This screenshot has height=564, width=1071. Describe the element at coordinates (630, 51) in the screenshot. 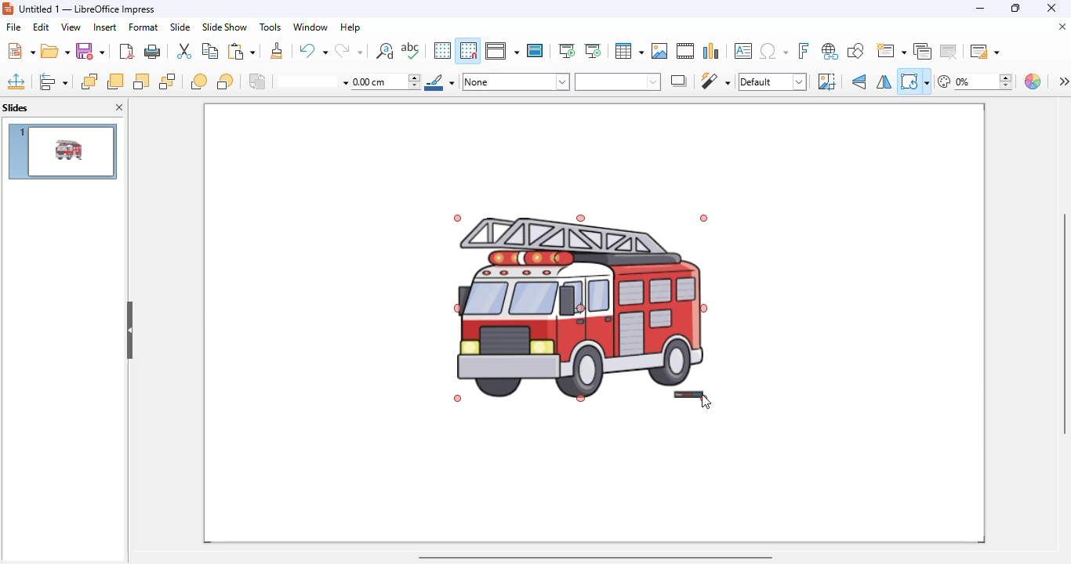

I see `table` at that location.